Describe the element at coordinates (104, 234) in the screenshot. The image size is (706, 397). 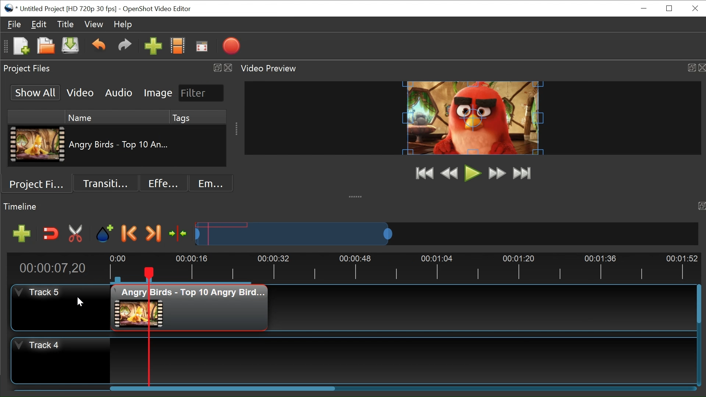
I see `Add Marker` at that location.